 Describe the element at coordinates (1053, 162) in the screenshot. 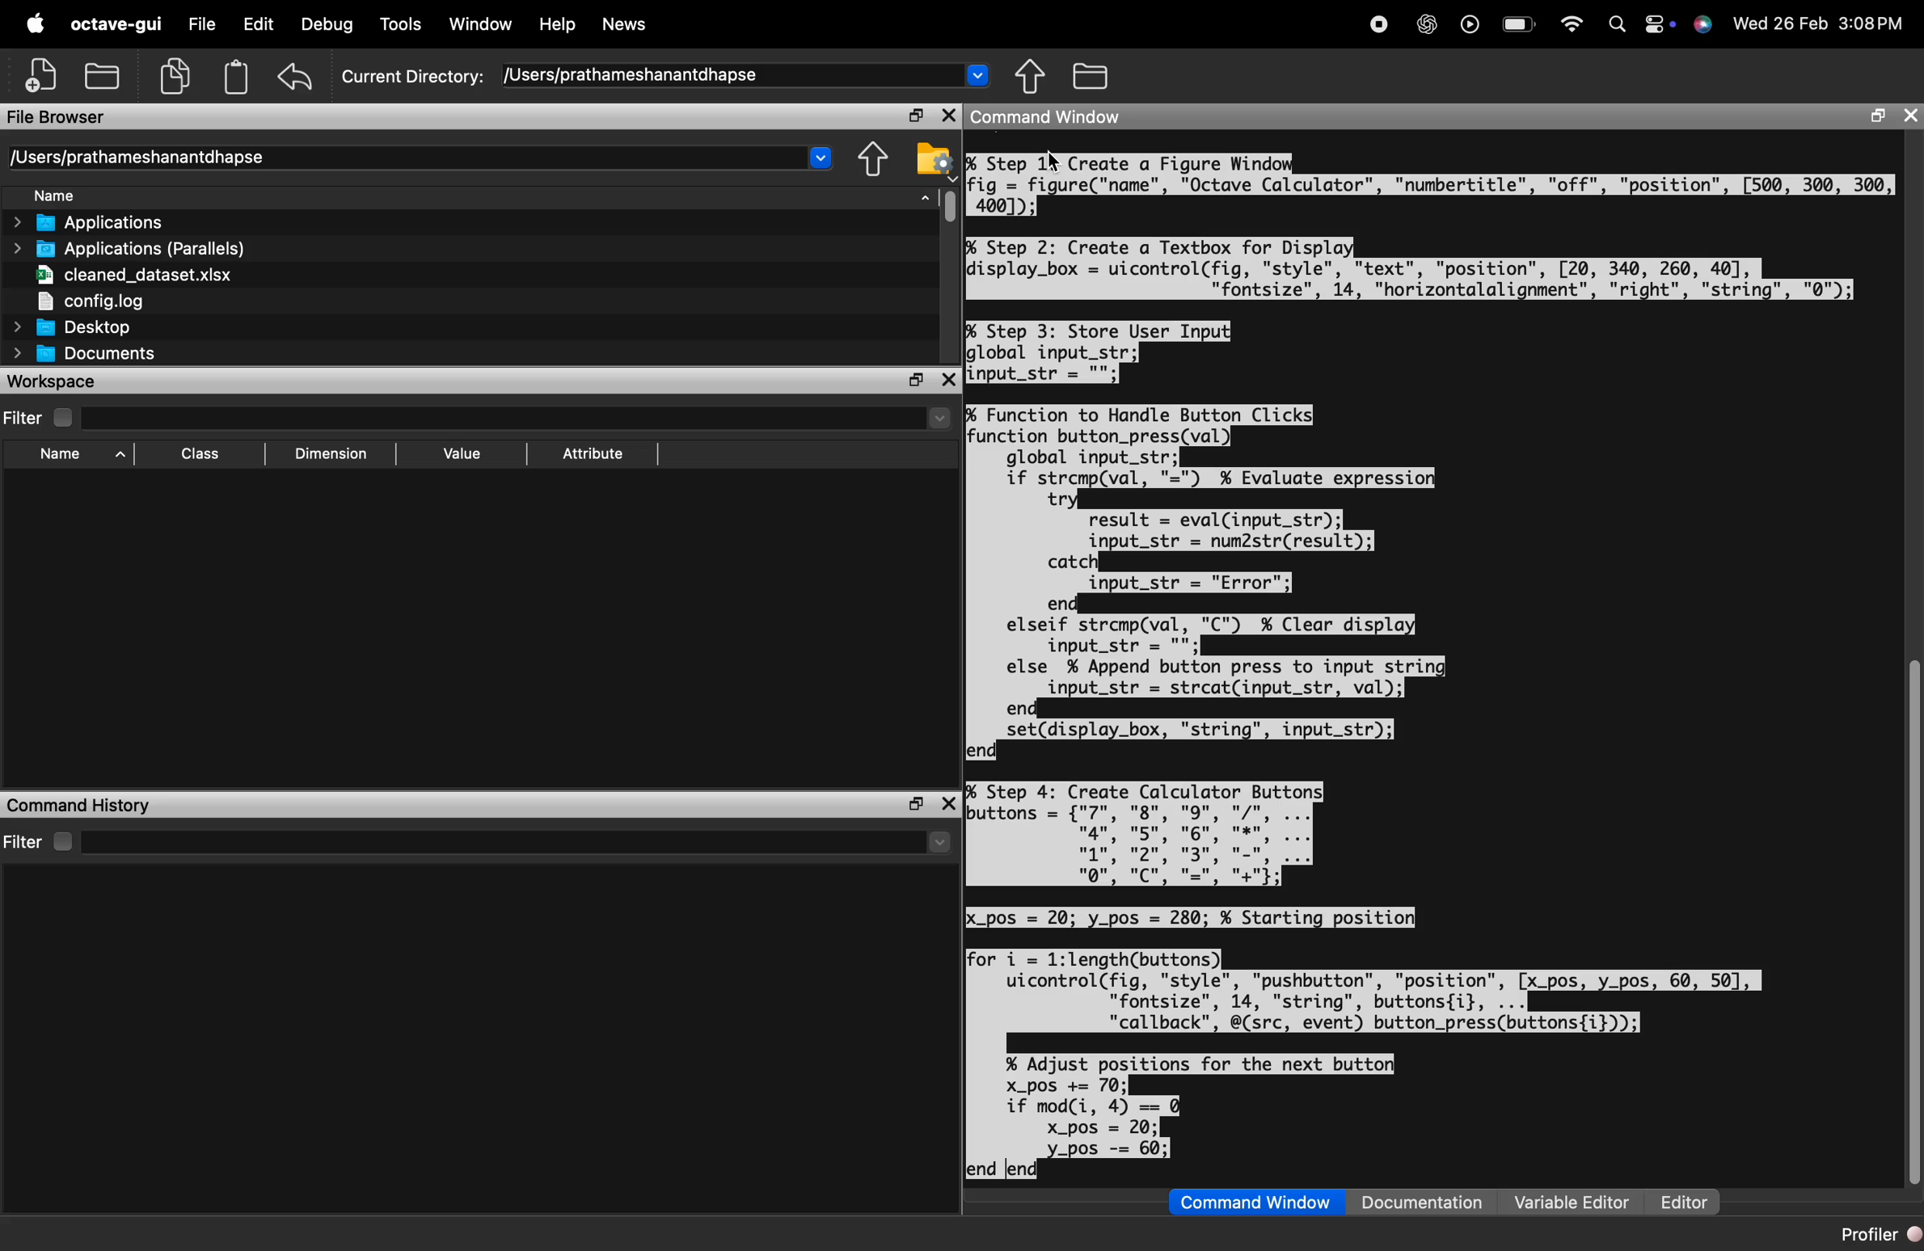

I see `cursor` at that location.